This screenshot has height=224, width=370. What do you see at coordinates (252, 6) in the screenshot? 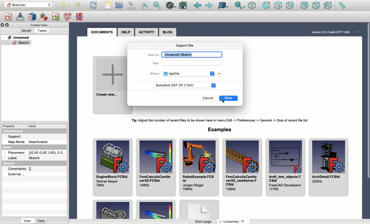
I see `Isometric` at bounding box center [252, 6].